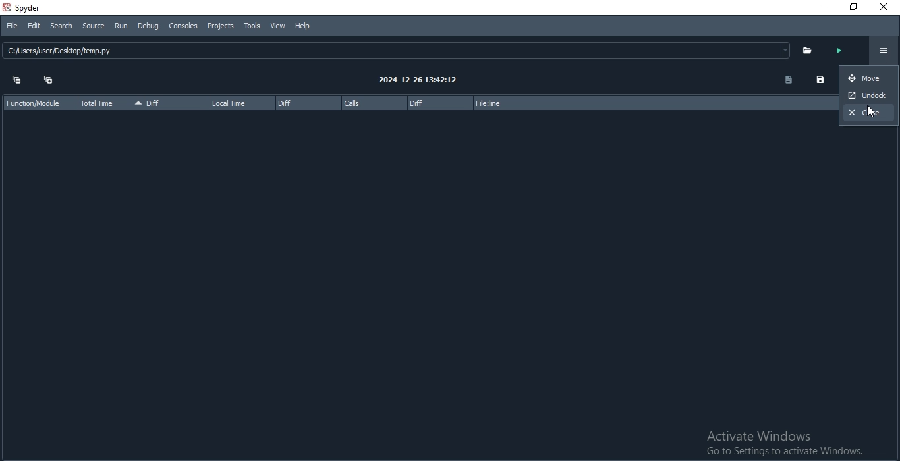  I want to click on folder, so click(804, 51).